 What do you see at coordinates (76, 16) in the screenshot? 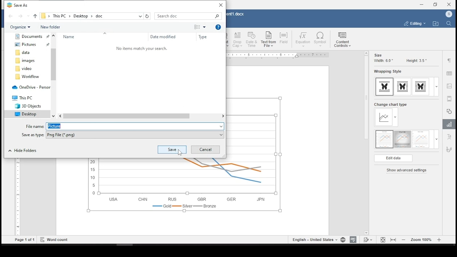
I see `This PC>Desktop>Doc` at bounding box center [76, 16].